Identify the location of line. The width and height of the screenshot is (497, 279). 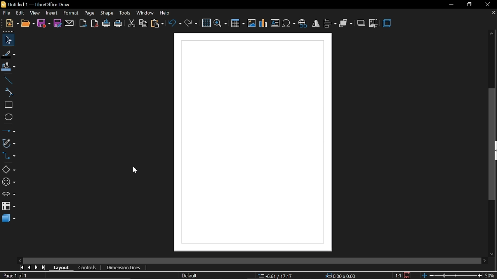
(8, 81).